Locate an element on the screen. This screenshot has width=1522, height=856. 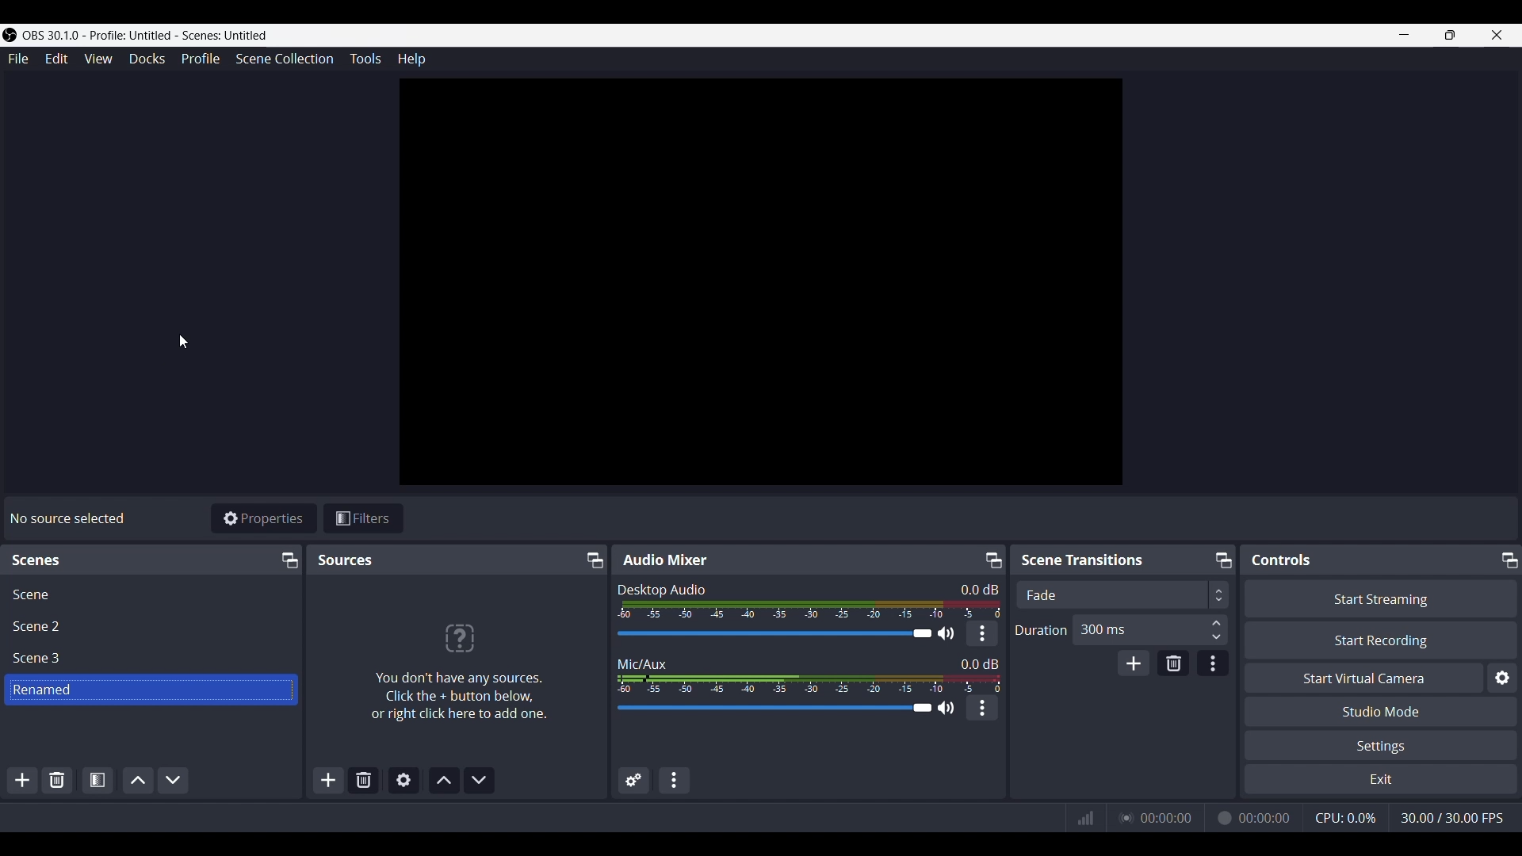
Transition properties is located at coordinates (1211, 663).